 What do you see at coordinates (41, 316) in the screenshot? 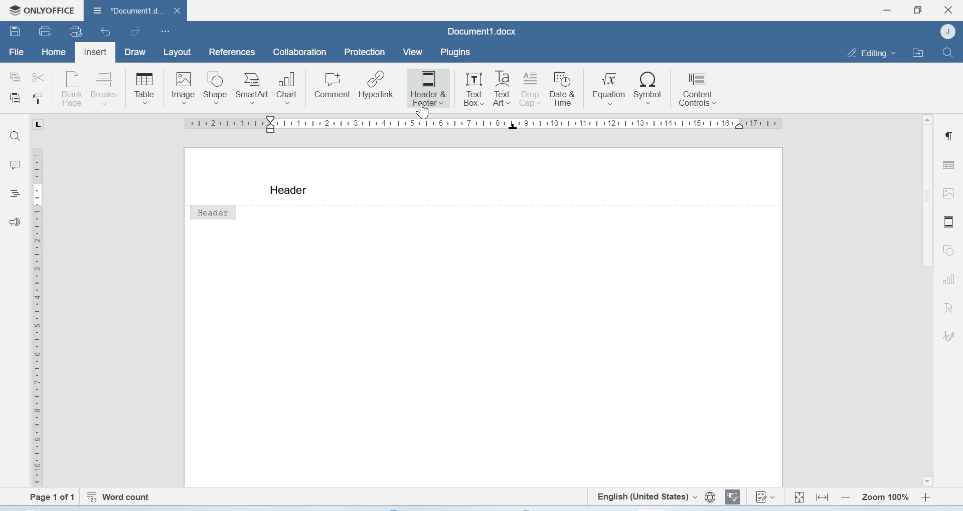
I see `Scale` at bounding box center [41, 316].